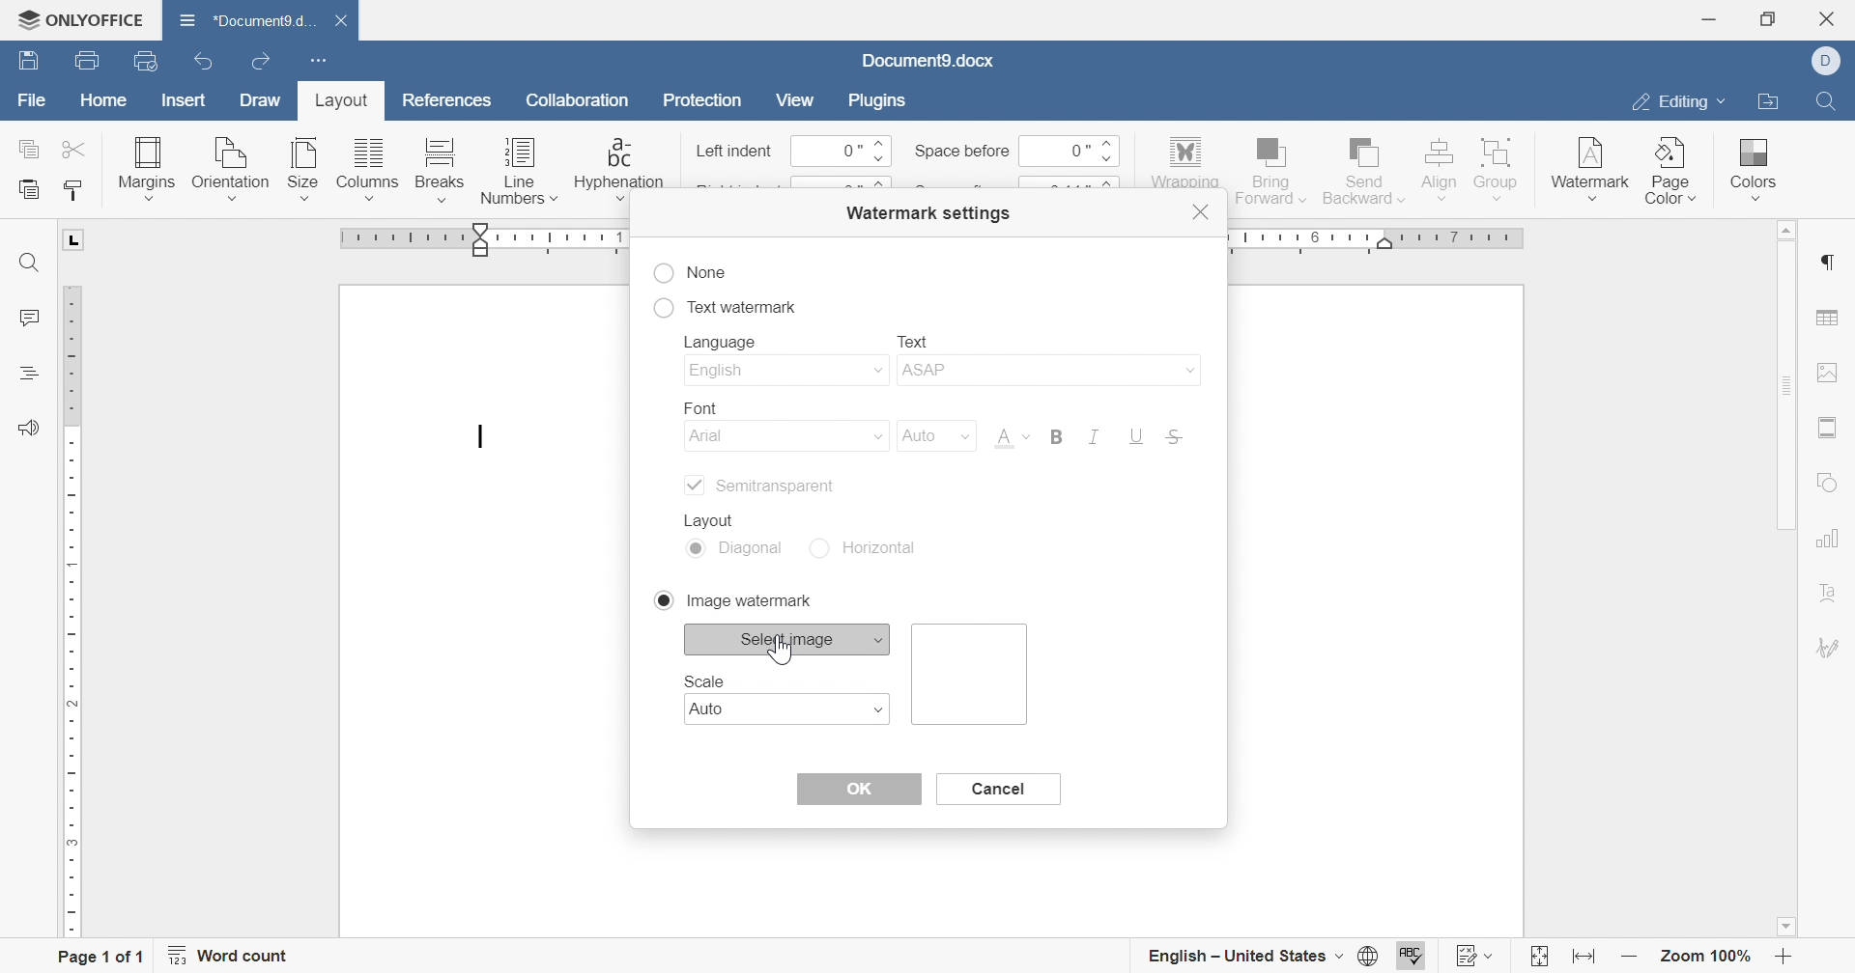 This screenshot has height=973, width=1855. Describe the element at coordinates (1831, 648) in the screenshot. I see `signature settings` at that location.